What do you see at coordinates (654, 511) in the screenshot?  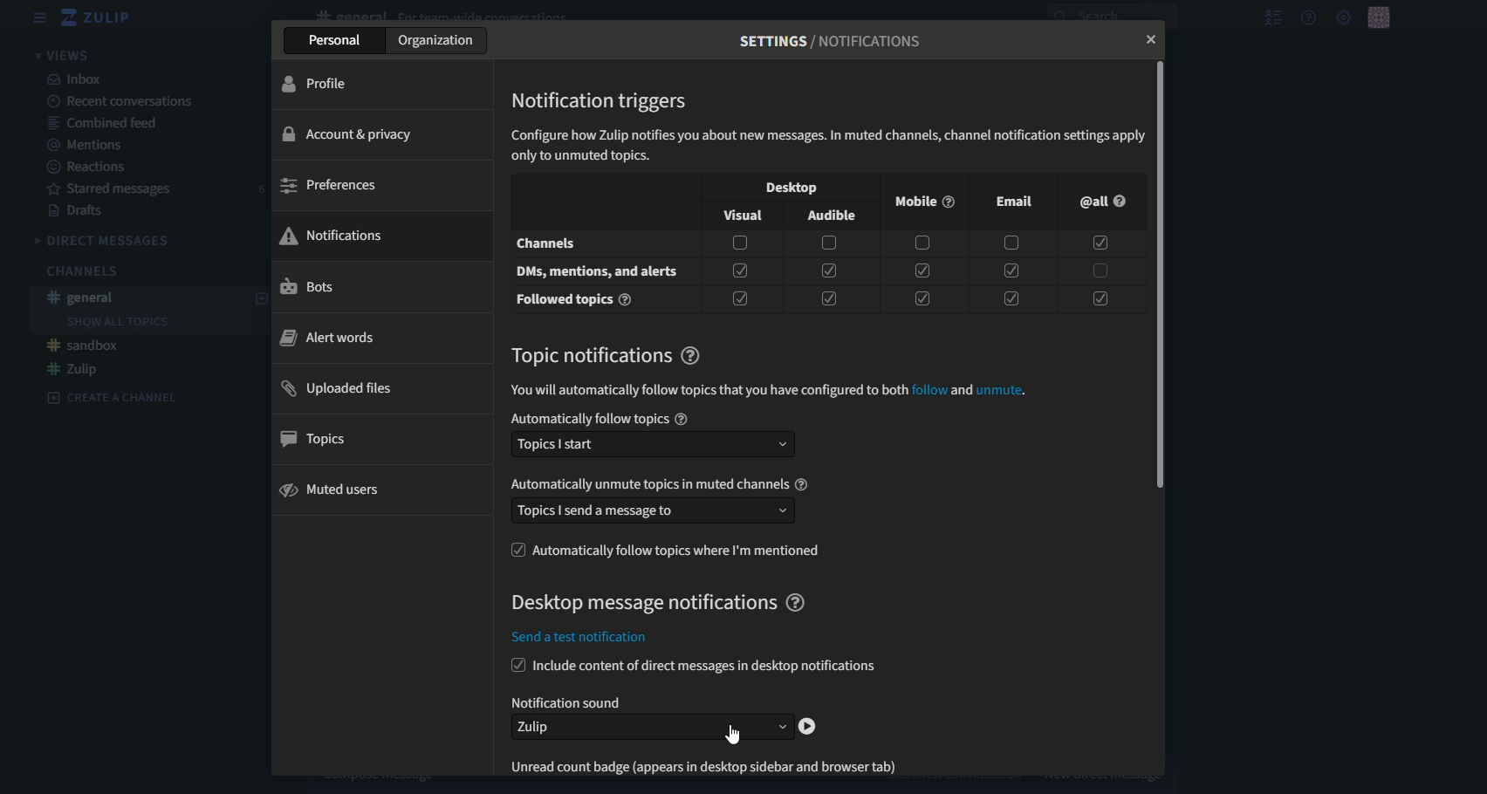 I see `text box` at bounding box center [654, 511].